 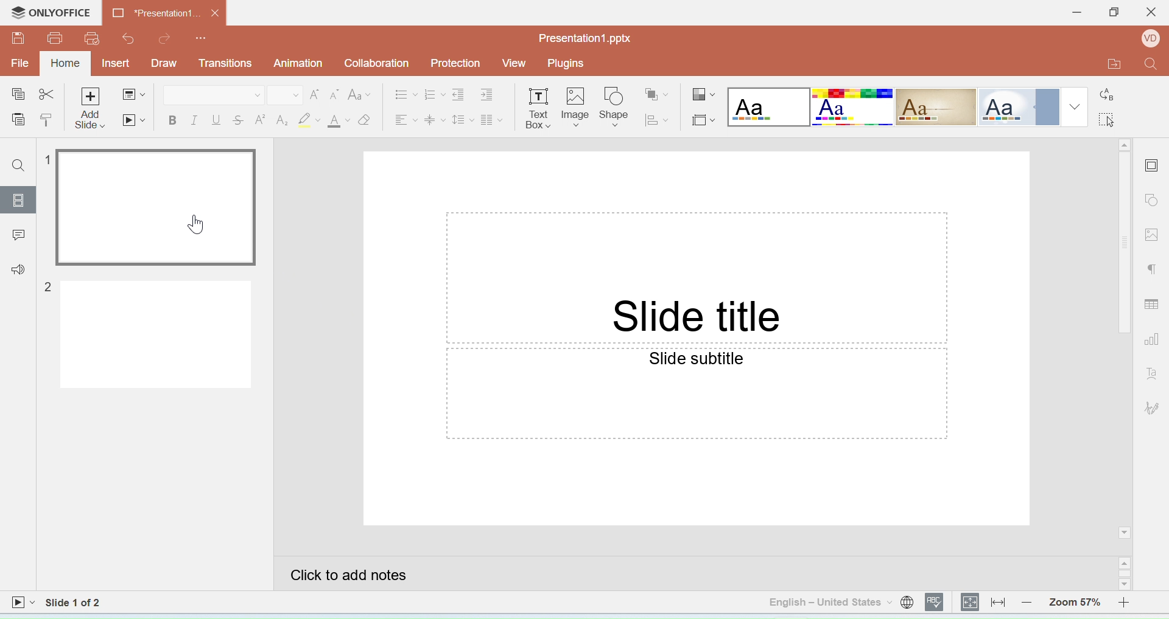 What do you see at coordinates (461, 93) in the screenshot?
I see `Decrease indent` at bounding box center [461, 93].